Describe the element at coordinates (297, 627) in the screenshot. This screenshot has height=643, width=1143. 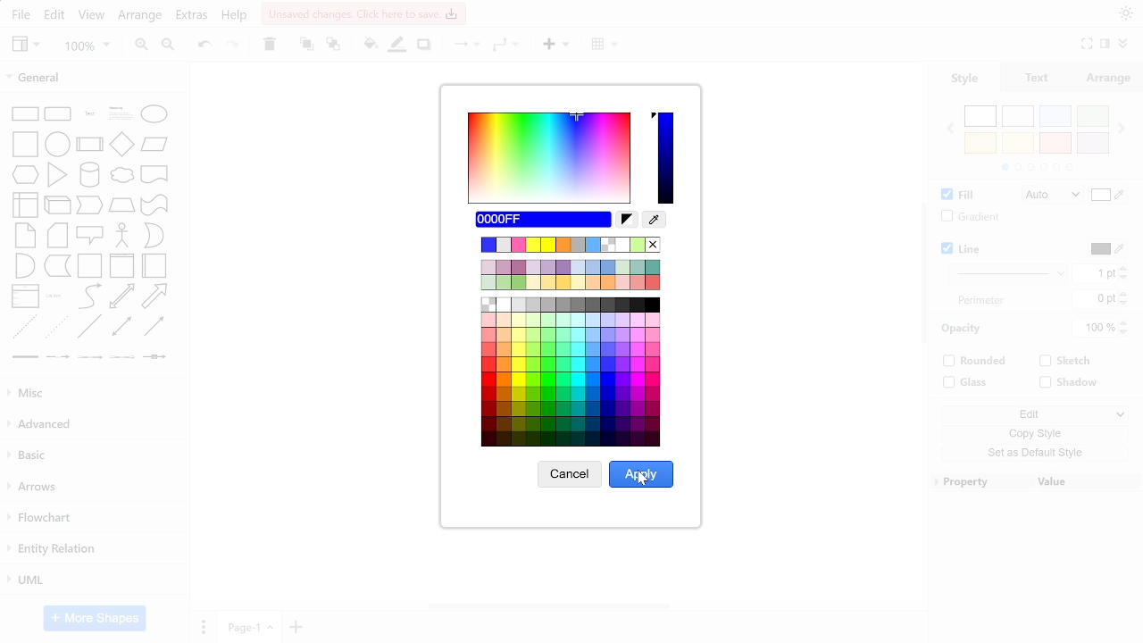
I see `insert page` at that location.